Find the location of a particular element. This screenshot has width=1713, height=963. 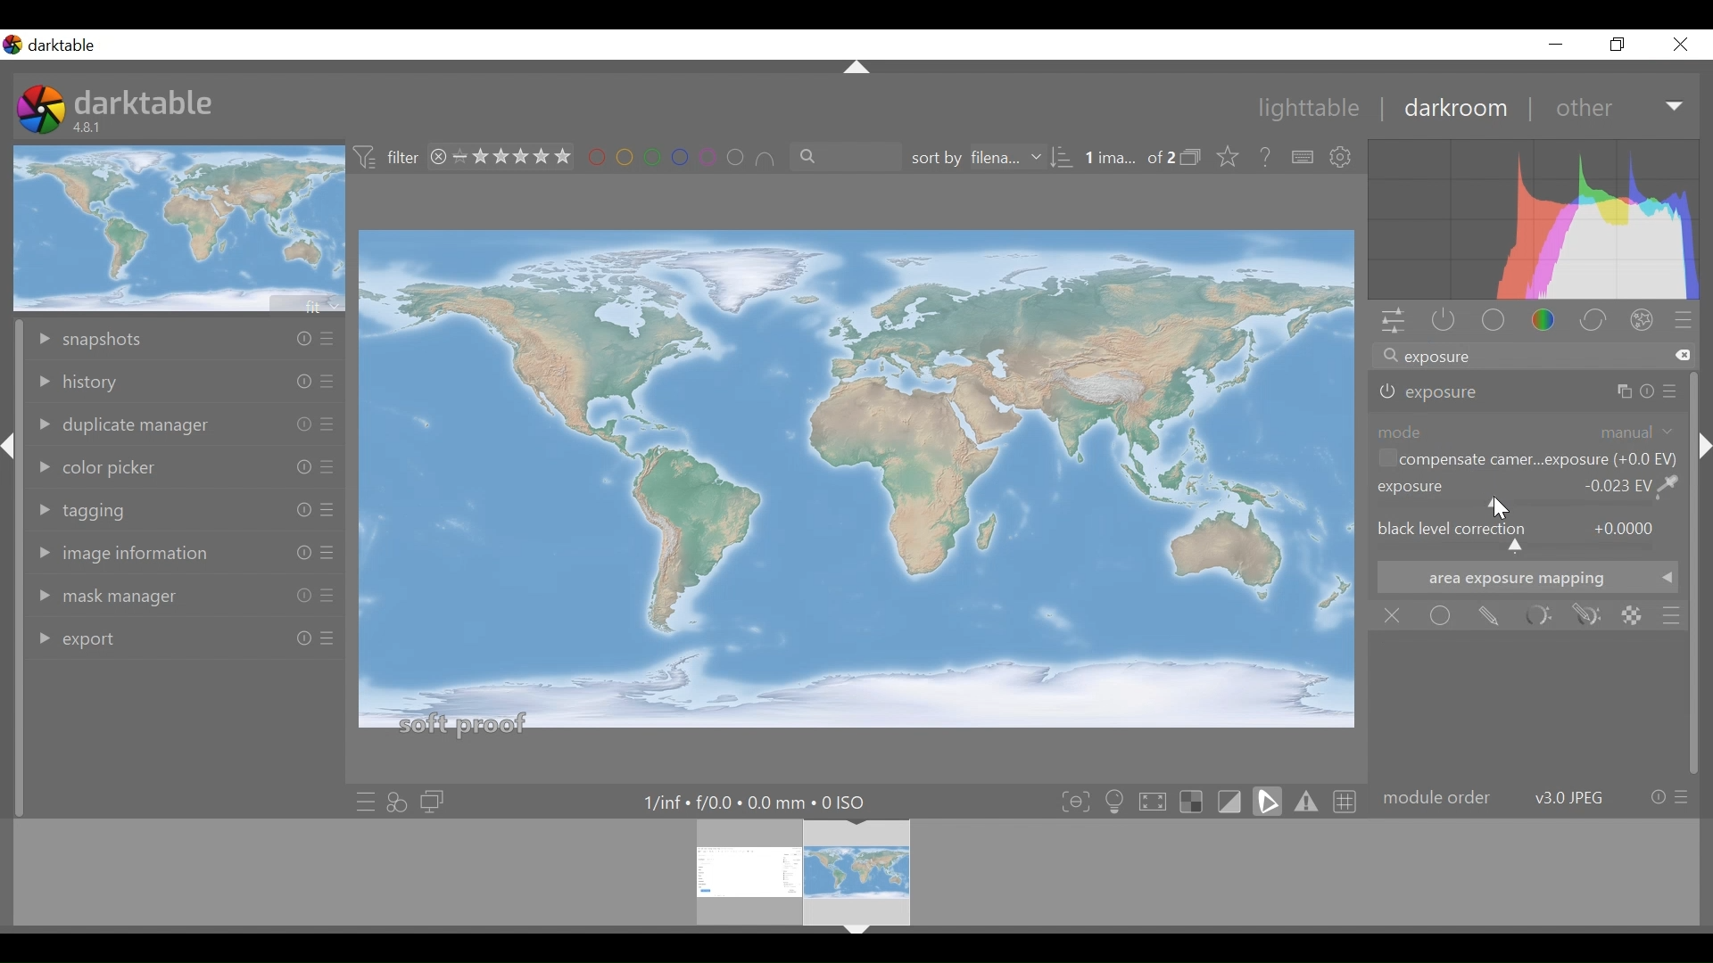

 is located at coordinates (327, 645).